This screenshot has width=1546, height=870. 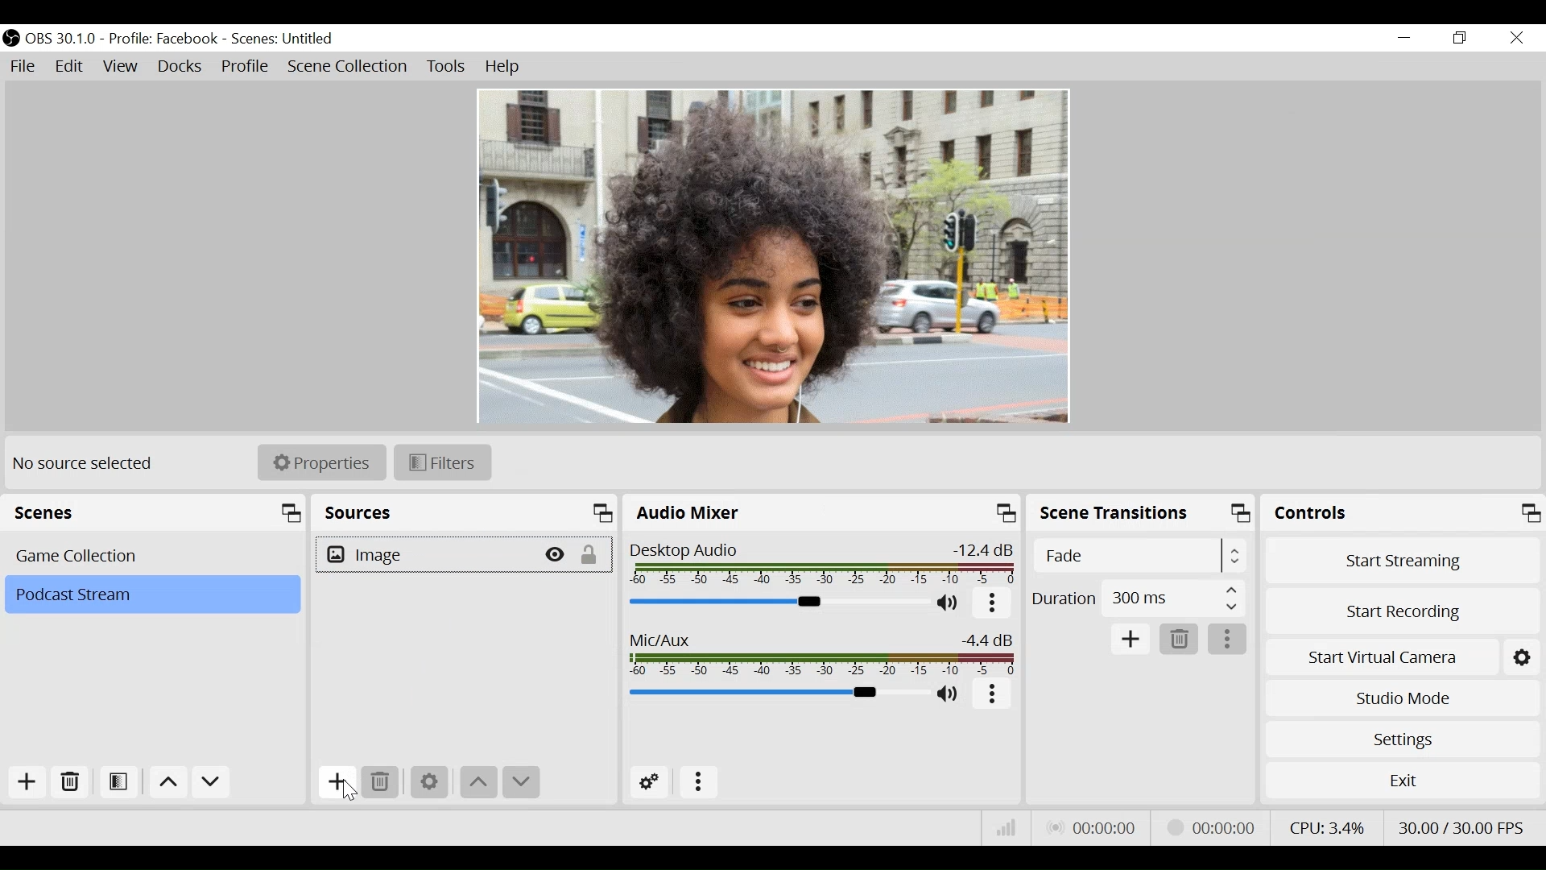 I want to click on Properties, so click(x=322, y=461).